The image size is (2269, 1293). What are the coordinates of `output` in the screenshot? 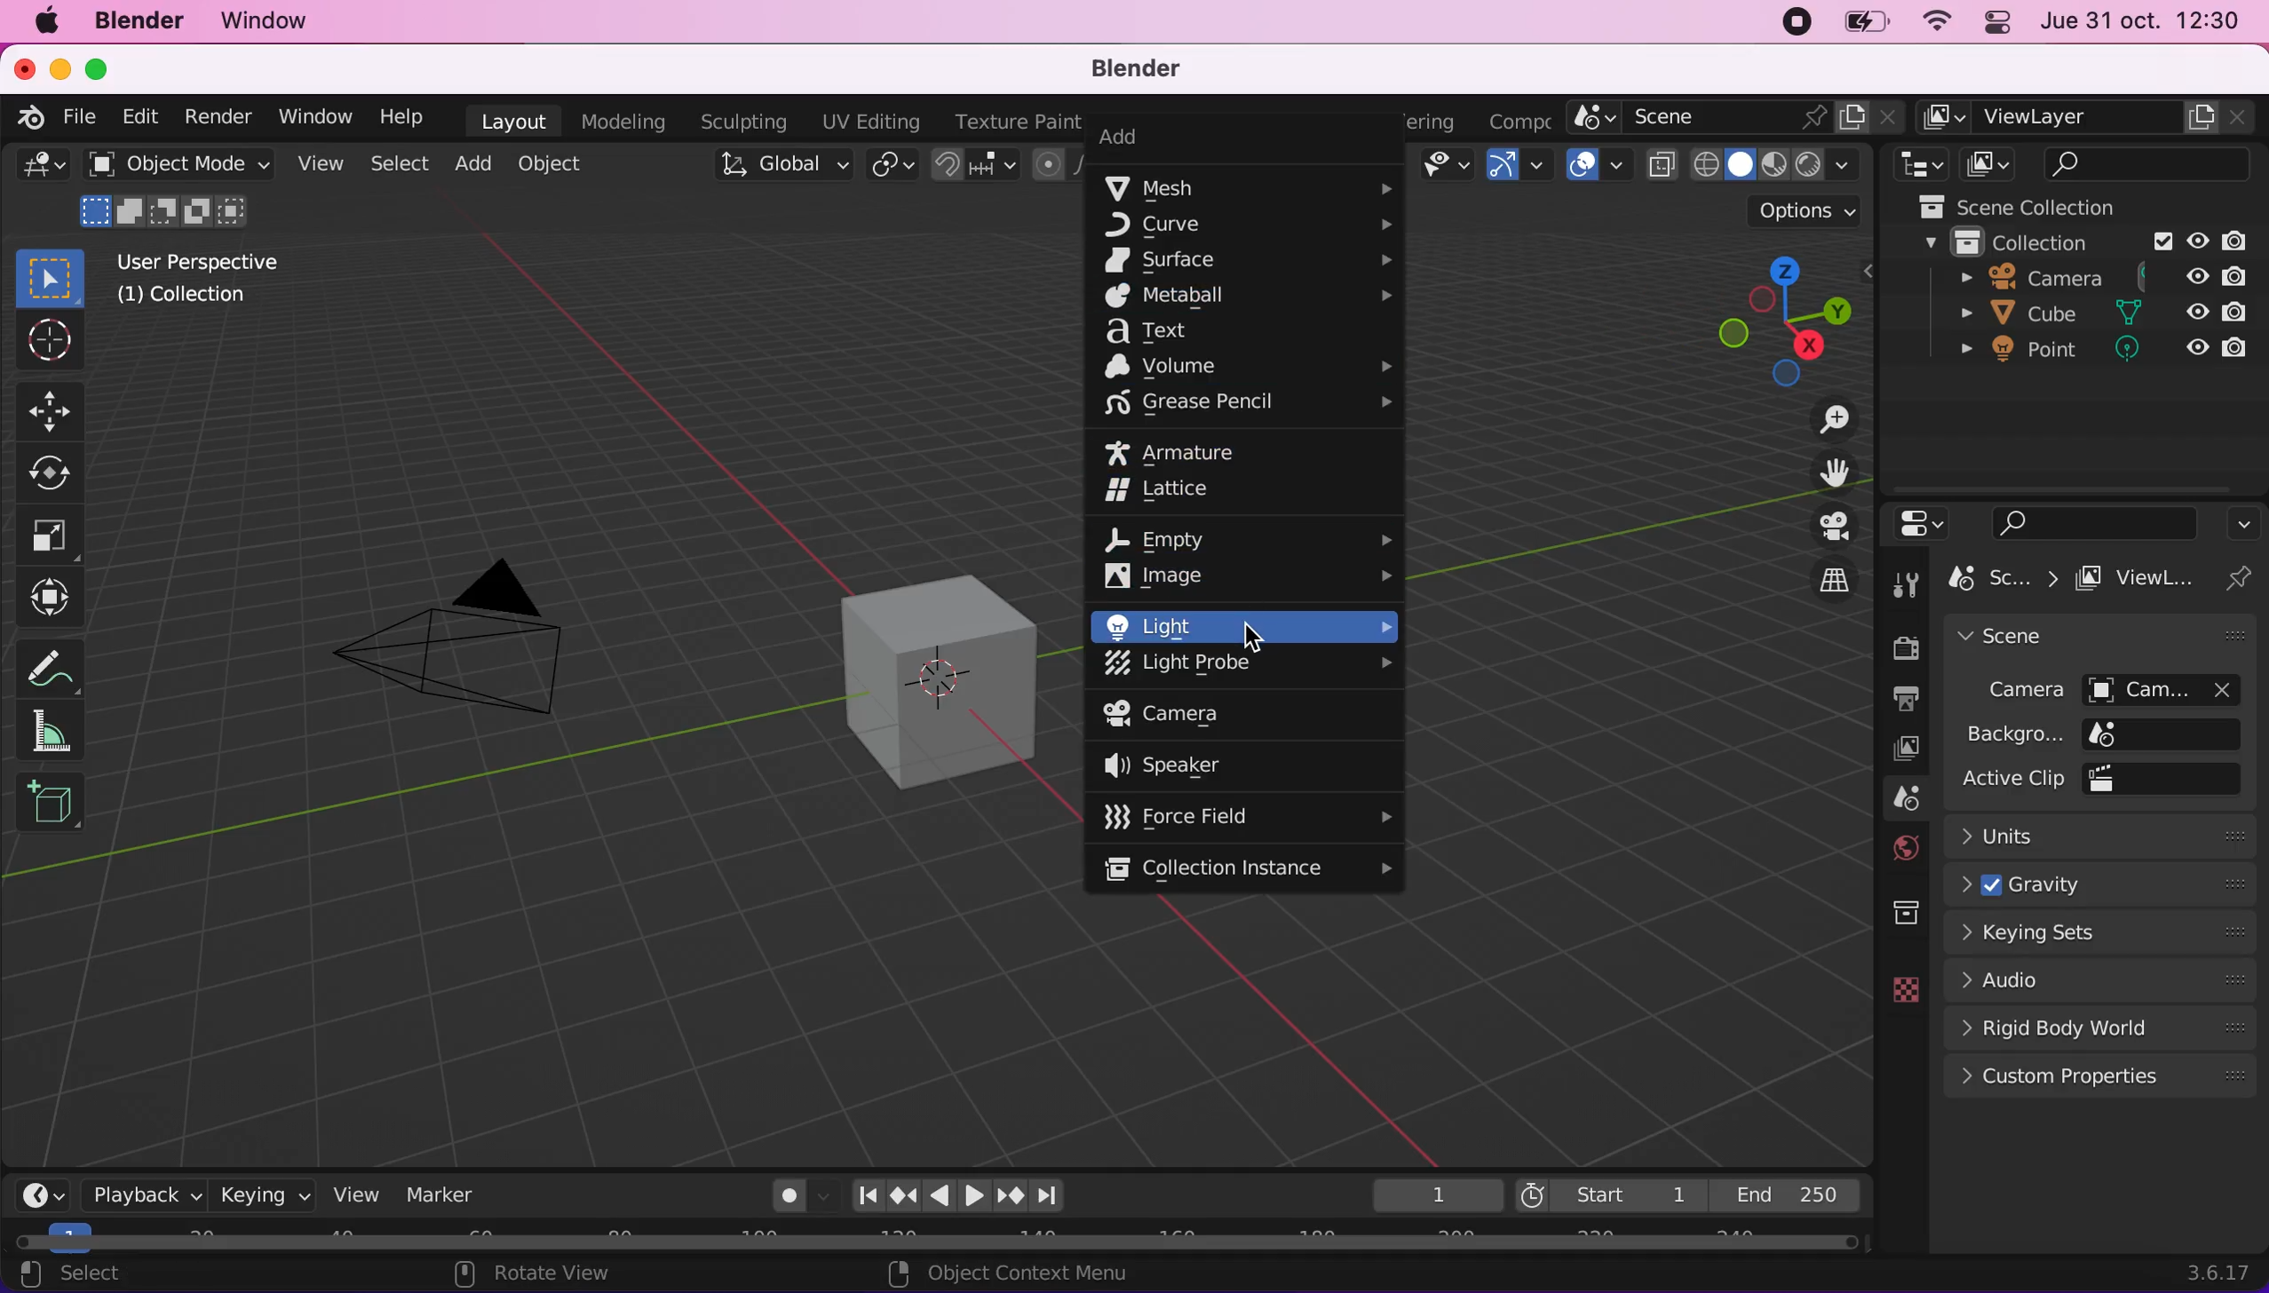 It's located at (1902, 697).